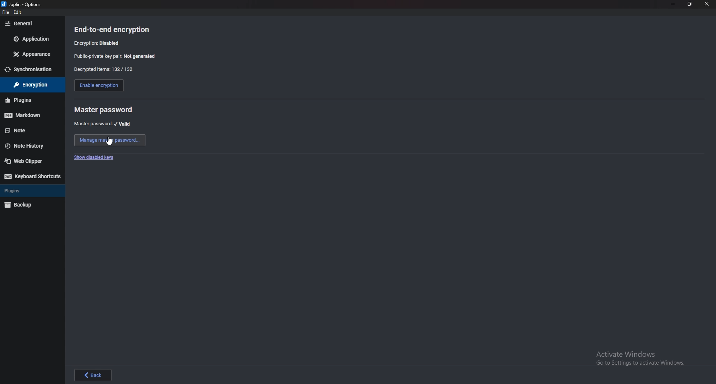  Describe the element at coordinates (32, 70) in the screenshot. I see `sync` at that location.